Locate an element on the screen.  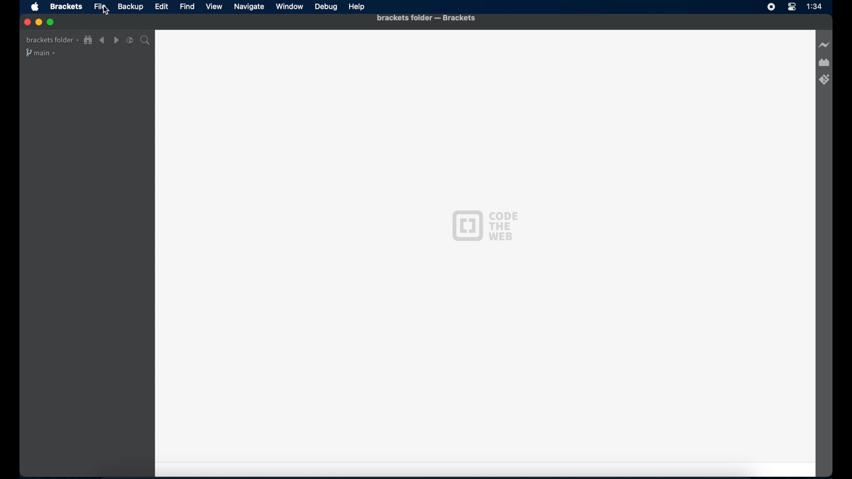
Debug is located at coordinates (326, 7).